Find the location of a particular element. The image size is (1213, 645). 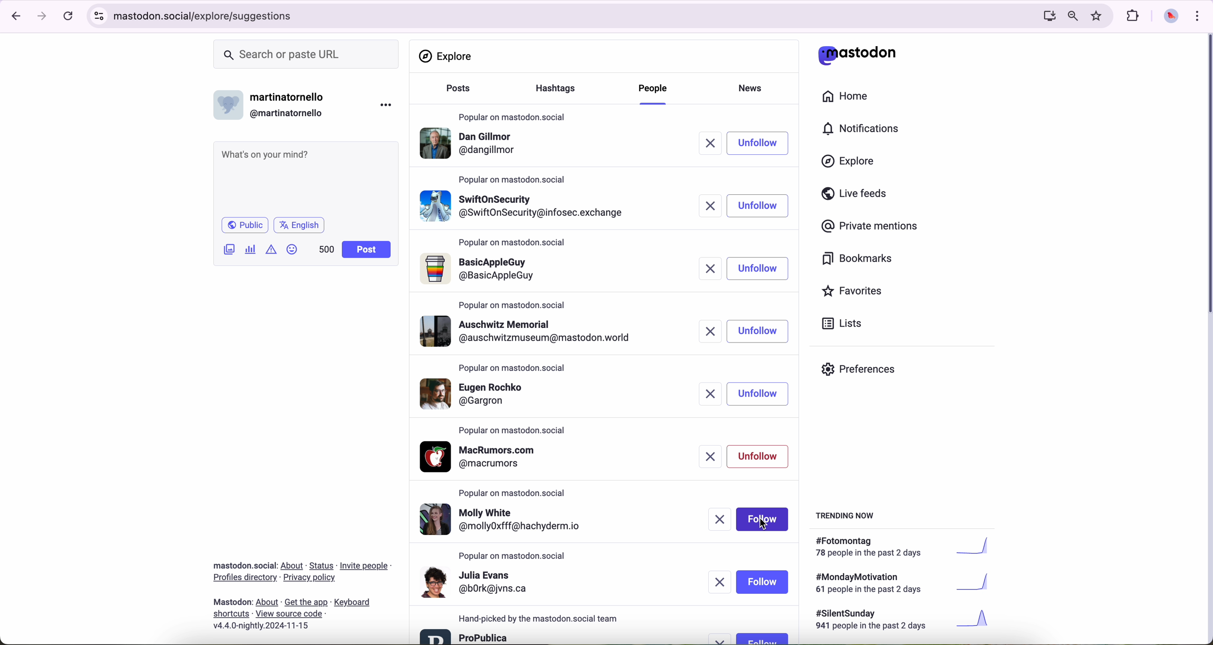

what's on your mind? is located at coordinates (305, 177).